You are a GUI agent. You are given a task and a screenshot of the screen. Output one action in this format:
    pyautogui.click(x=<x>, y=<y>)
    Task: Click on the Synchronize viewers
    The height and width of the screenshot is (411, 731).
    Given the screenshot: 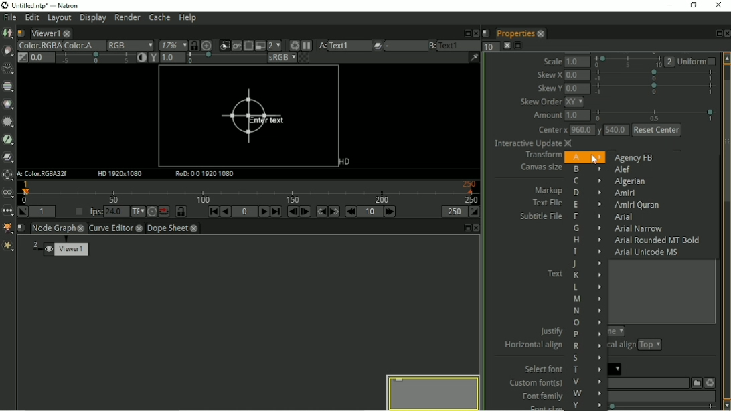 What is the action you would take?
    pyautogui.click(x=193, y=44)
    